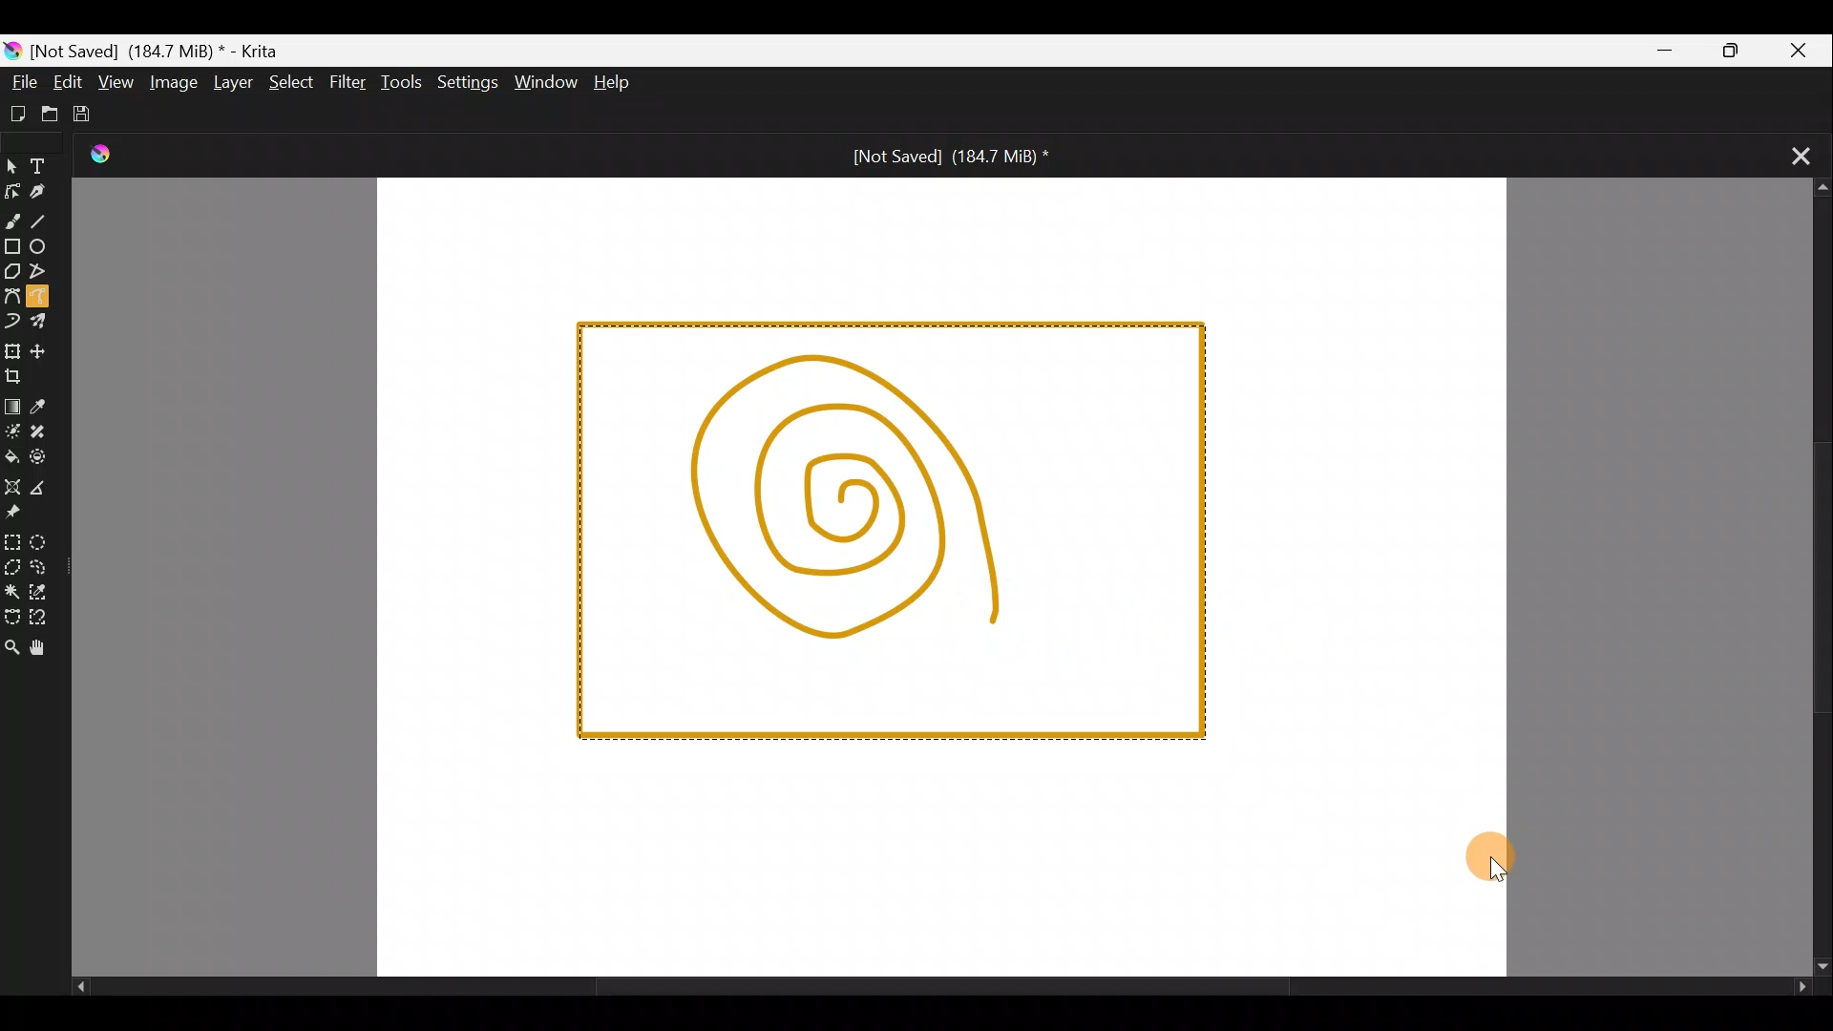 The width and height of the screenshot is (1833, 1031). What do you see at coordinates (179, 83) in the screenshot?
I see `Image` at bounding box center [179, 83].